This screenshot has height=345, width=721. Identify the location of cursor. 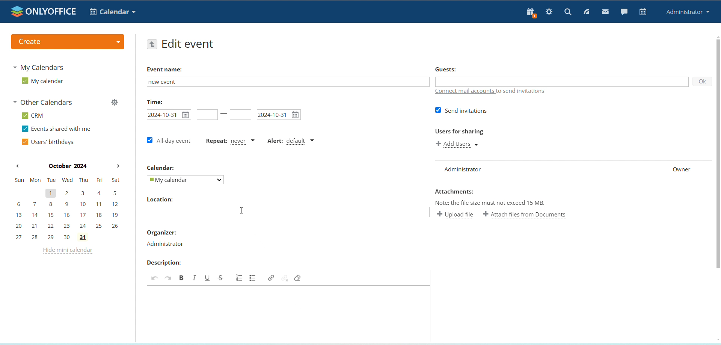
(241, 210).